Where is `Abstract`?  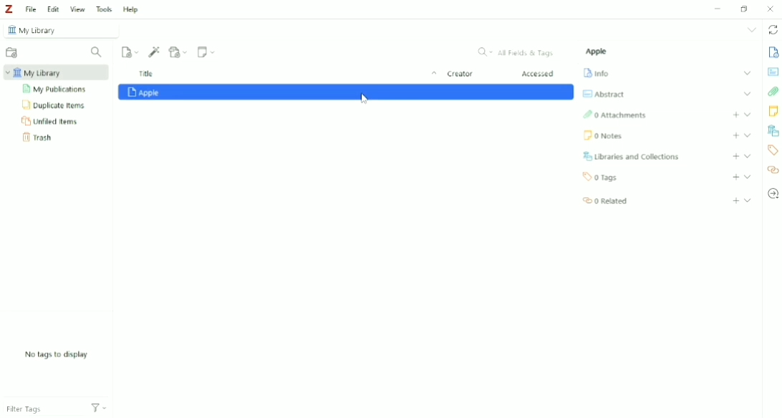 Abstract is located at coordinates (773, 72).